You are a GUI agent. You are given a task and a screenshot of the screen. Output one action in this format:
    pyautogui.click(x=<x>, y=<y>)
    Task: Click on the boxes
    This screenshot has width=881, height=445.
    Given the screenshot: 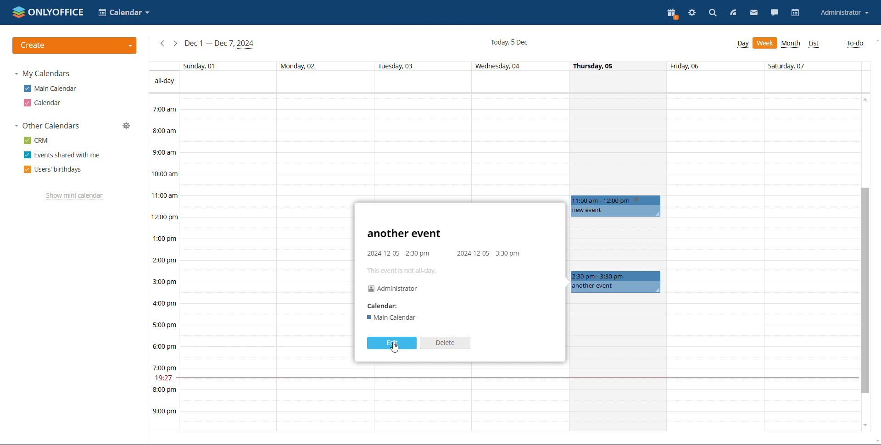 What is the action you would take?
    pyautogui.click(x=268, y=263)
    